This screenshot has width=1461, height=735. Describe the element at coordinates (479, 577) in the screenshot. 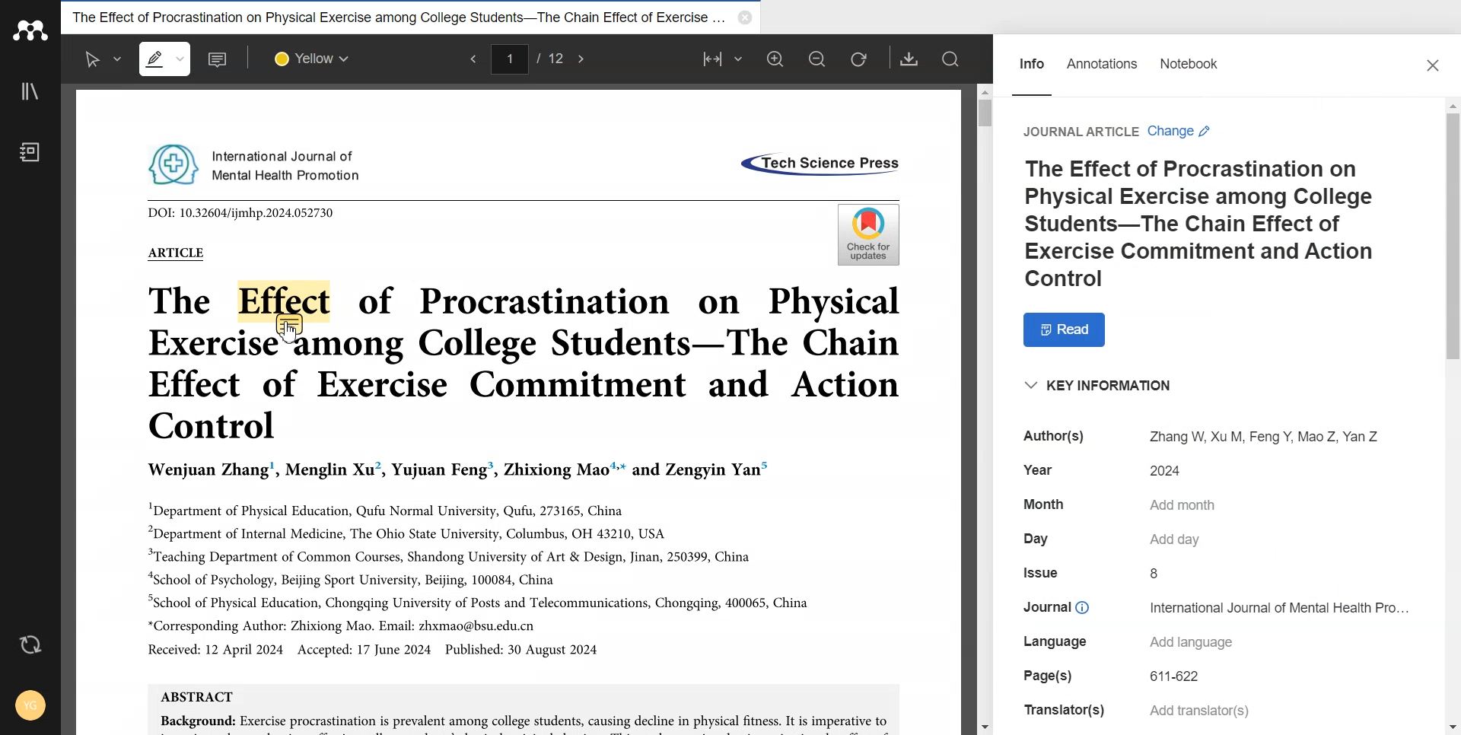

I see `"Department of Physical Education, Qufu Normal University, Qufu, 273165, China

“Department of Internal Medicine, The Ohio State University, Columbus, OH 43210, USA

“Teaching Department of Common Courses, Shandong University of Art & Design, Jinan, 250399, China

“School of Psychology, Beijing Sport University, Beijing, 100084, China

“School of Physical Education, Chongqing University of Posts and Telecommunications, Chongqing, 400065, China
*Corresponding Author: Zhixiong Mao. Email: zhxmao@bsu.edu.cn

Received: 12 April 2024 Accepted: 17 June 2024 Published: 30 August 2024` at that location.